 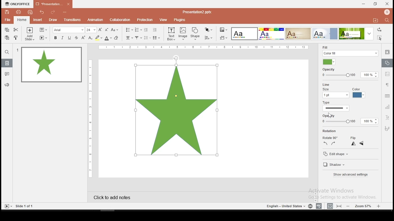 I want to click on close window, so click(x=387, y=4).